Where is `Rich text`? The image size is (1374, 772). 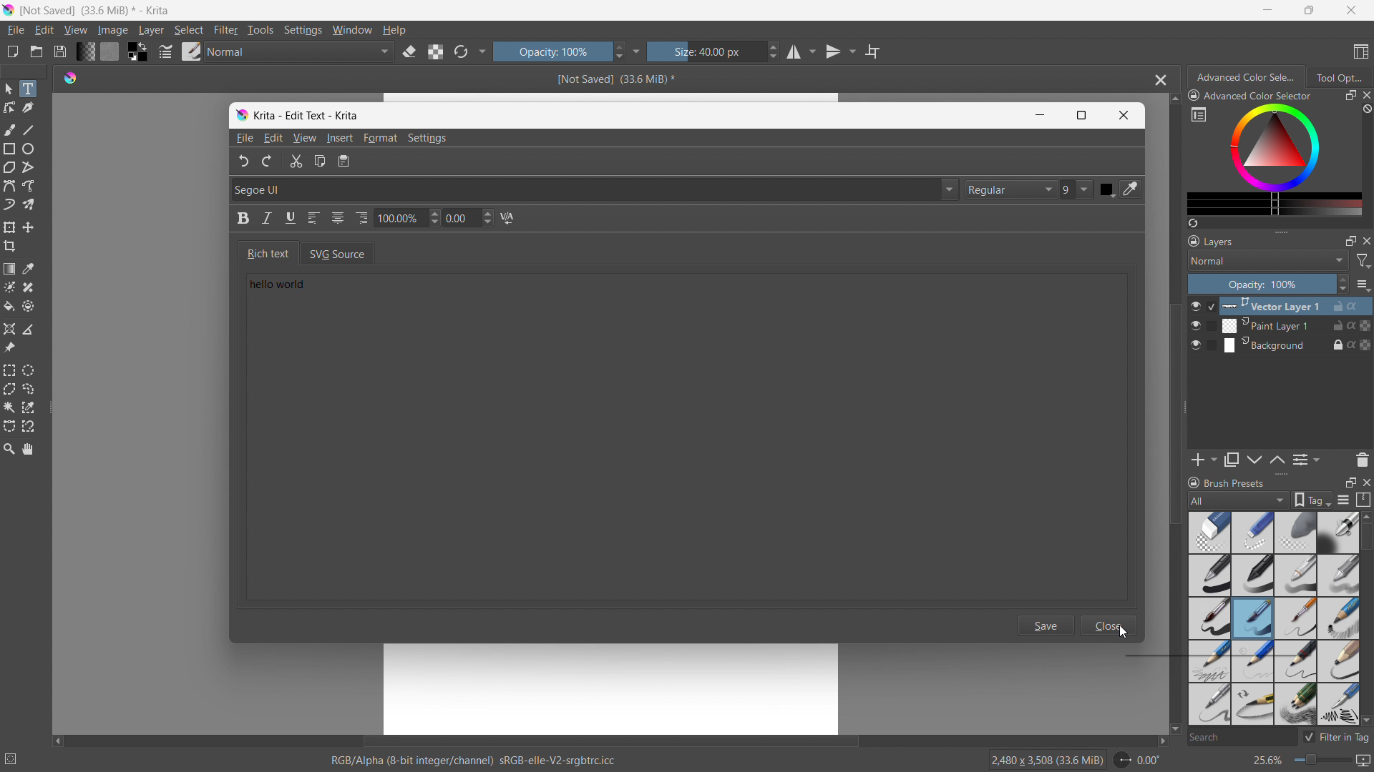 Rich text is located at coordinates (265, 252).